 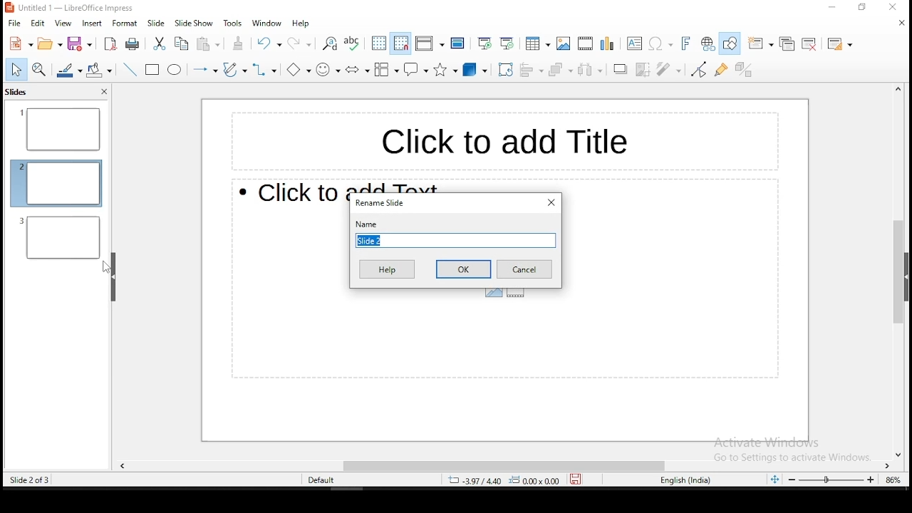 What do you see at coordinates (132, 43) in the screenshot?
I see `print` at bounding box center [132, 43].